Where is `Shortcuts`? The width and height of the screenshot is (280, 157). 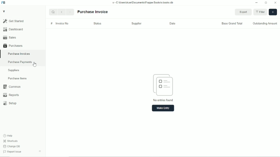 Shortcuts is located at coordinates (11, 141).